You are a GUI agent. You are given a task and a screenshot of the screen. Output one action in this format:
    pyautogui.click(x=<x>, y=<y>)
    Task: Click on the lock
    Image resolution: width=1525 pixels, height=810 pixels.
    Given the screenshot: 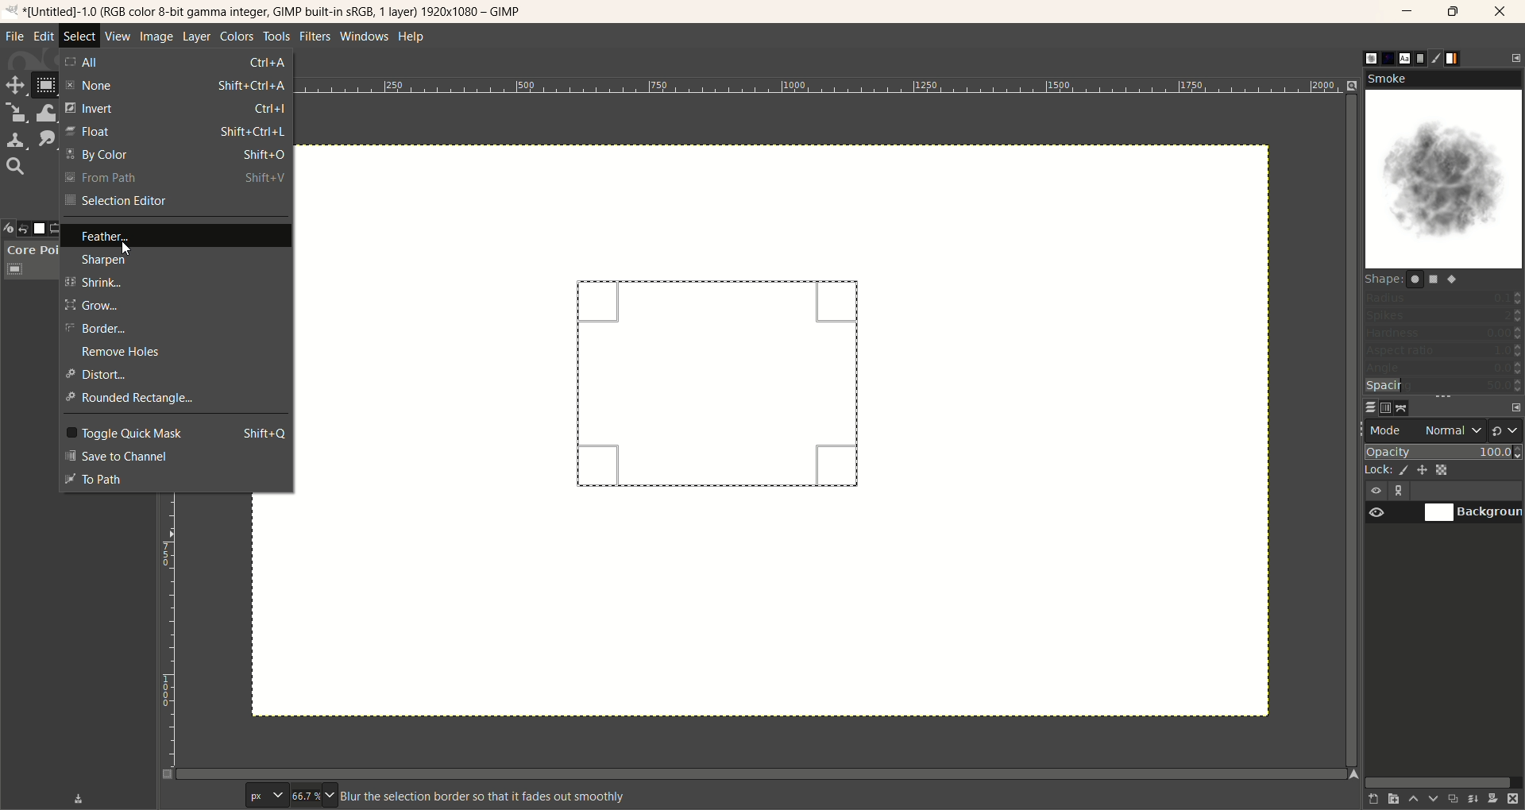 What is the action you would take?
    pyautogui.click(x=1377, y=468)
    